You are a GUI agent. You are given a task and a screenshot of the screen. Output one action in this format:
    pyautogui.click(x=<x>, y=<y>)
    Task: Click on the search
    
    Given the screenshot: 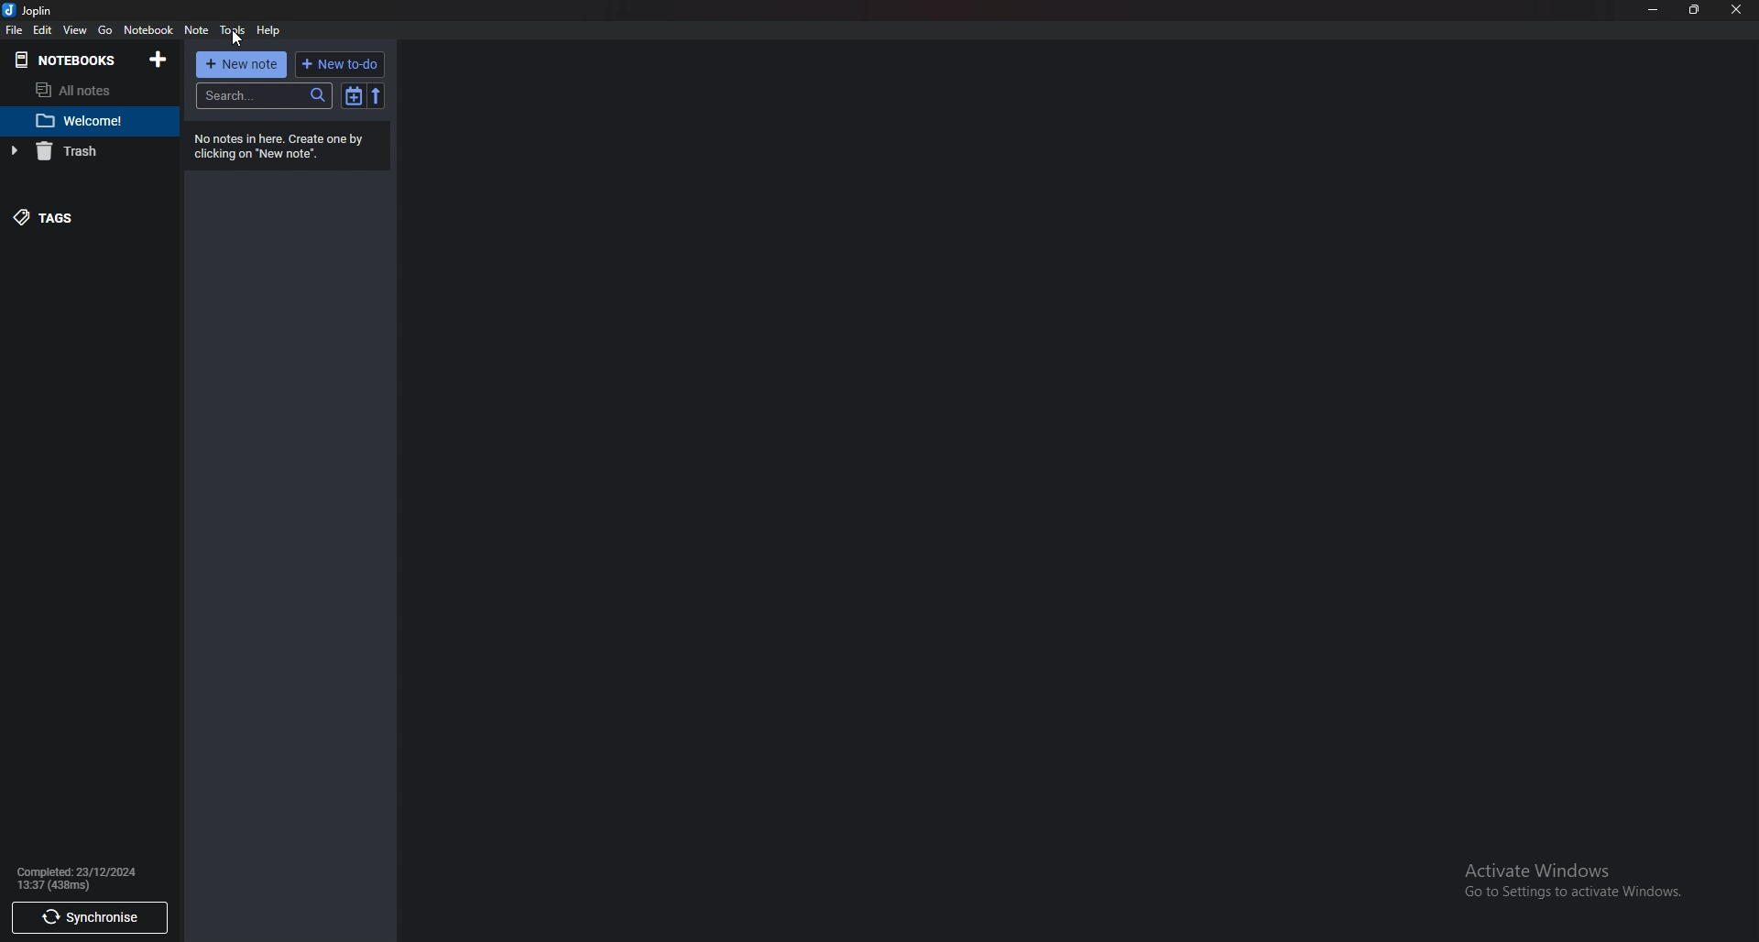 What is the action you would take?
    pyautogui.click(x=265, y=95)
    